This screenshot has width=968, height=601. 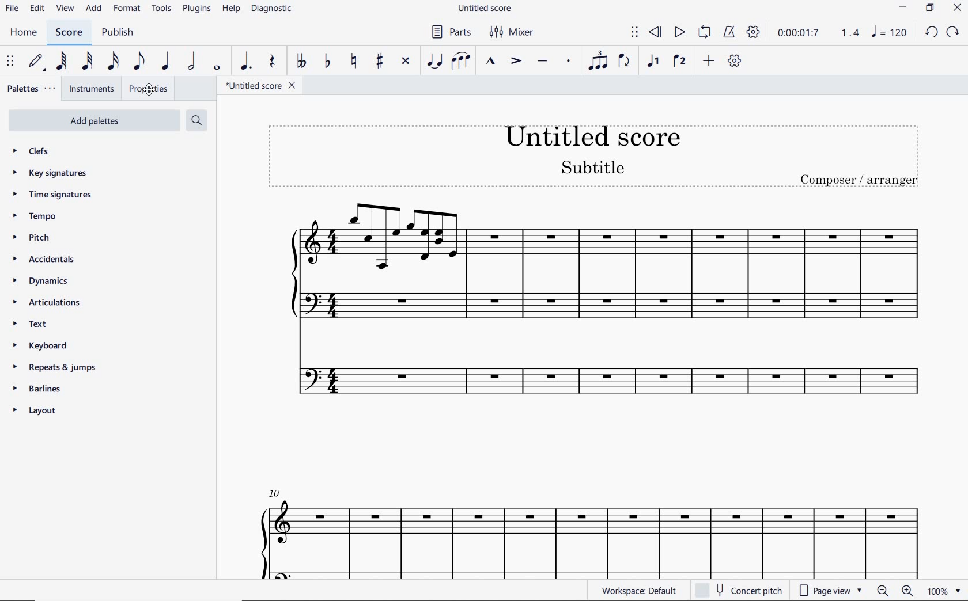 What do you see at coordinates (929, 9) in the screenshot?
I see `RESTORE DOWN` at bounding box center [929, 9].